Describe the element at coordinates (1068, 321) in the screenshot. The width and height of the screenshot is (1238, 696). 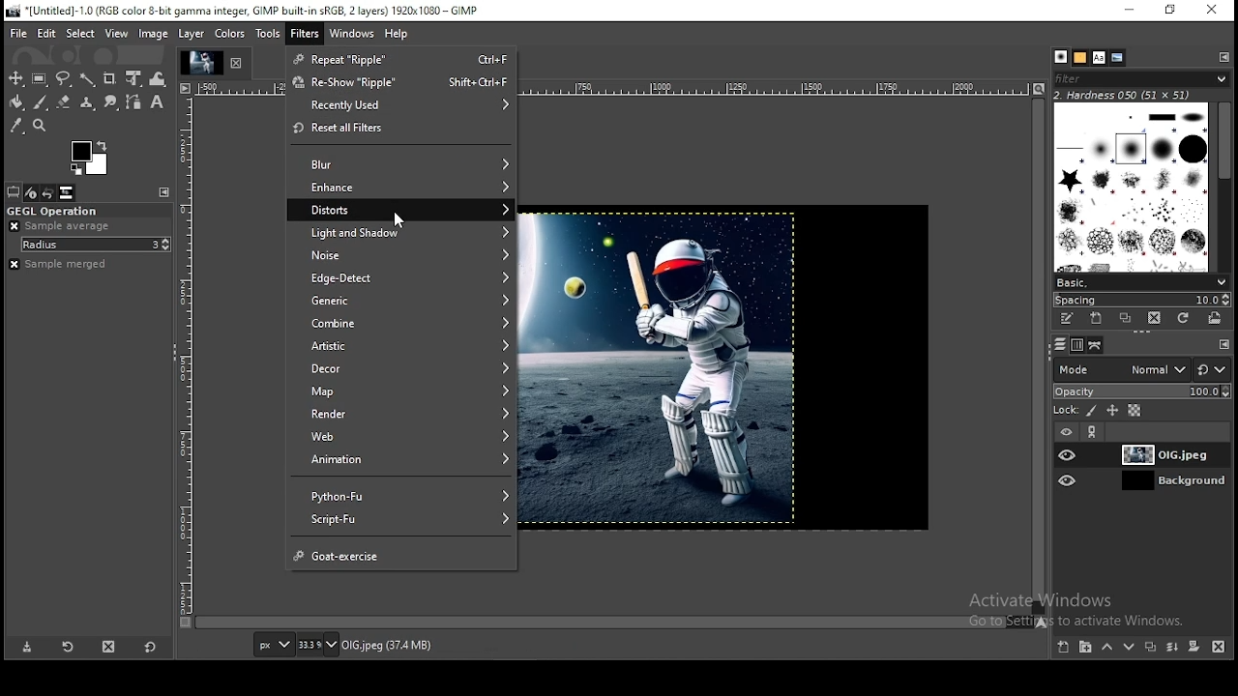
I see `edit this brush` at that location.